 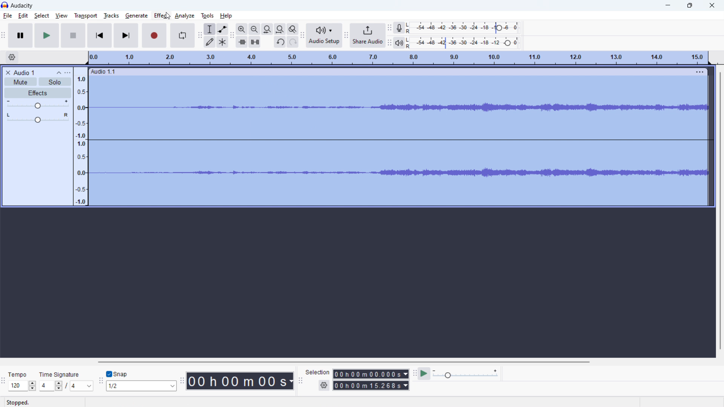 What do you see at coordinates (222, 41) in the screenshot?
I see `multi tool` at bounding box center [222, 41].